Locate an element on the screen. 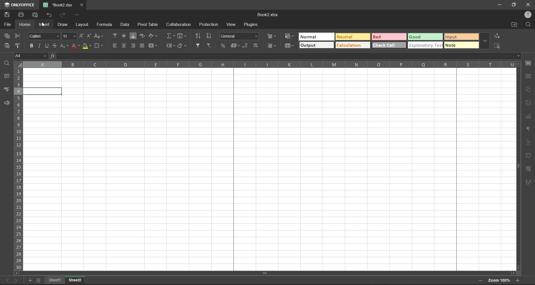 This screenshot has height=285, width=535. charts is located at coordinates (528, 117).